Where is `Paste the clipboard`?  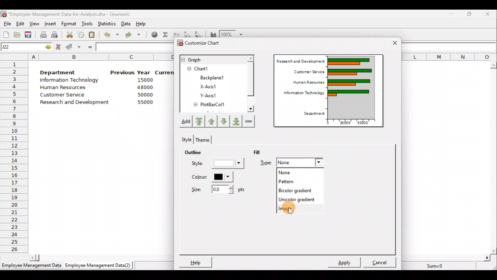 Paste the clipboard is located at coordinates (93, 35).